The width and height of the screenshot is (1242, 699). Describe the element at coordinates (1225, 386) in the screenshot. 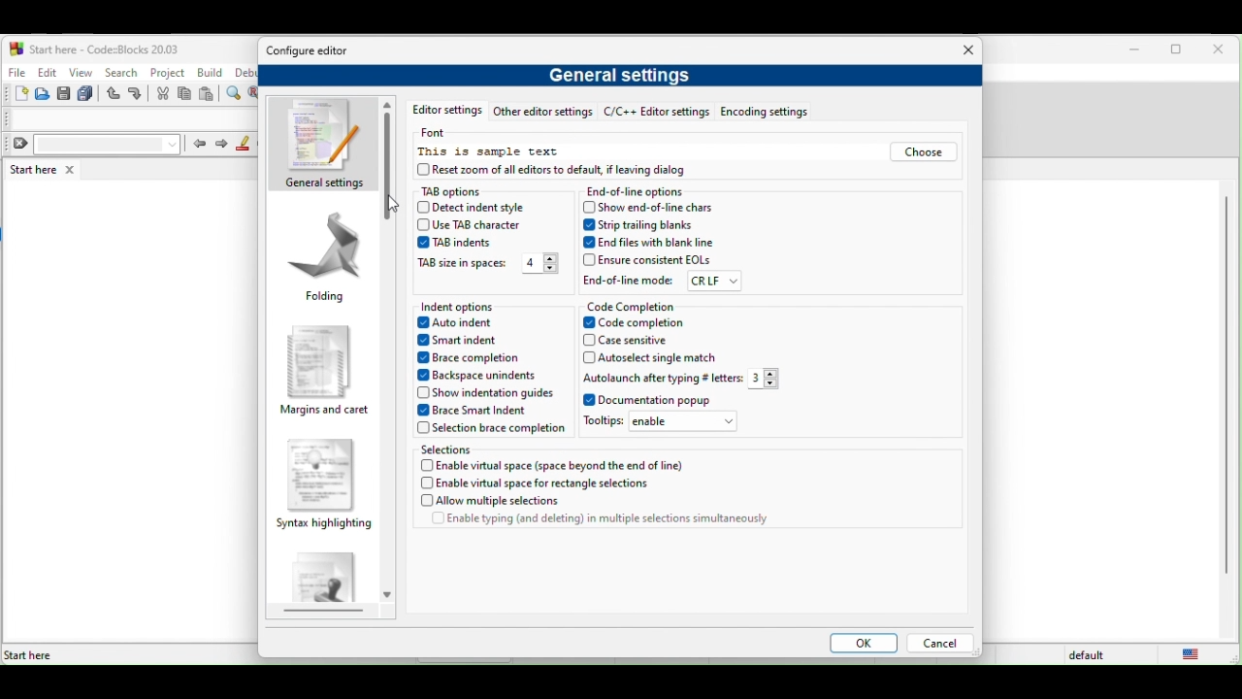

I see `vertical scroll bar` at that location.